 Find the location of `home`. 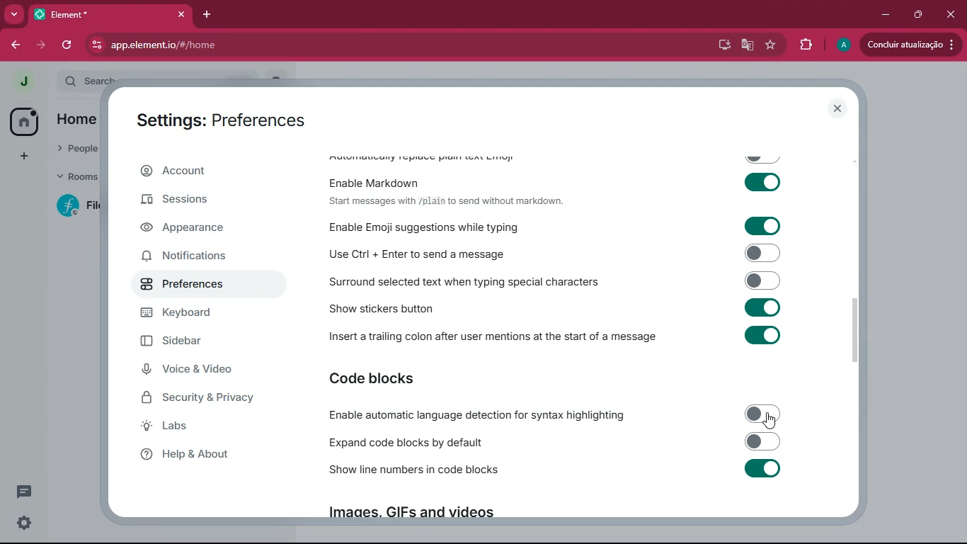

home is located at coordinates (76, 120).